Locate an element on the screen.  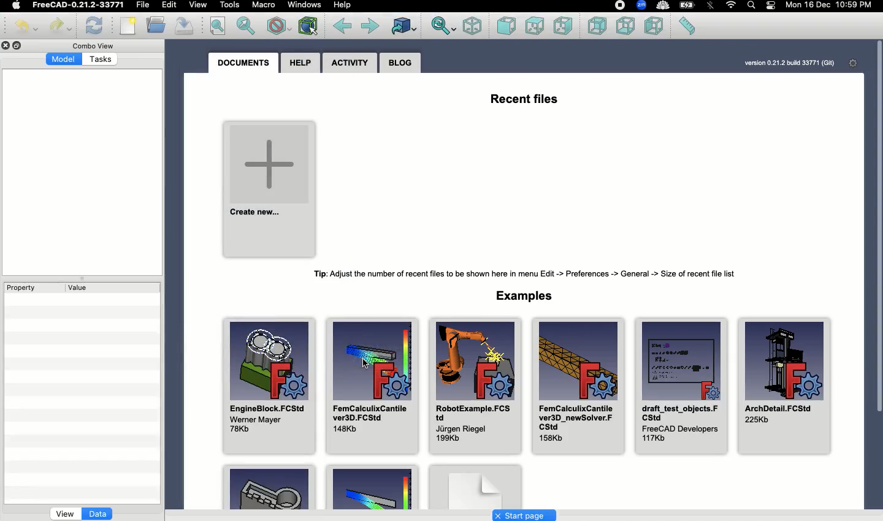
Property is located at coordinates (24, 290).